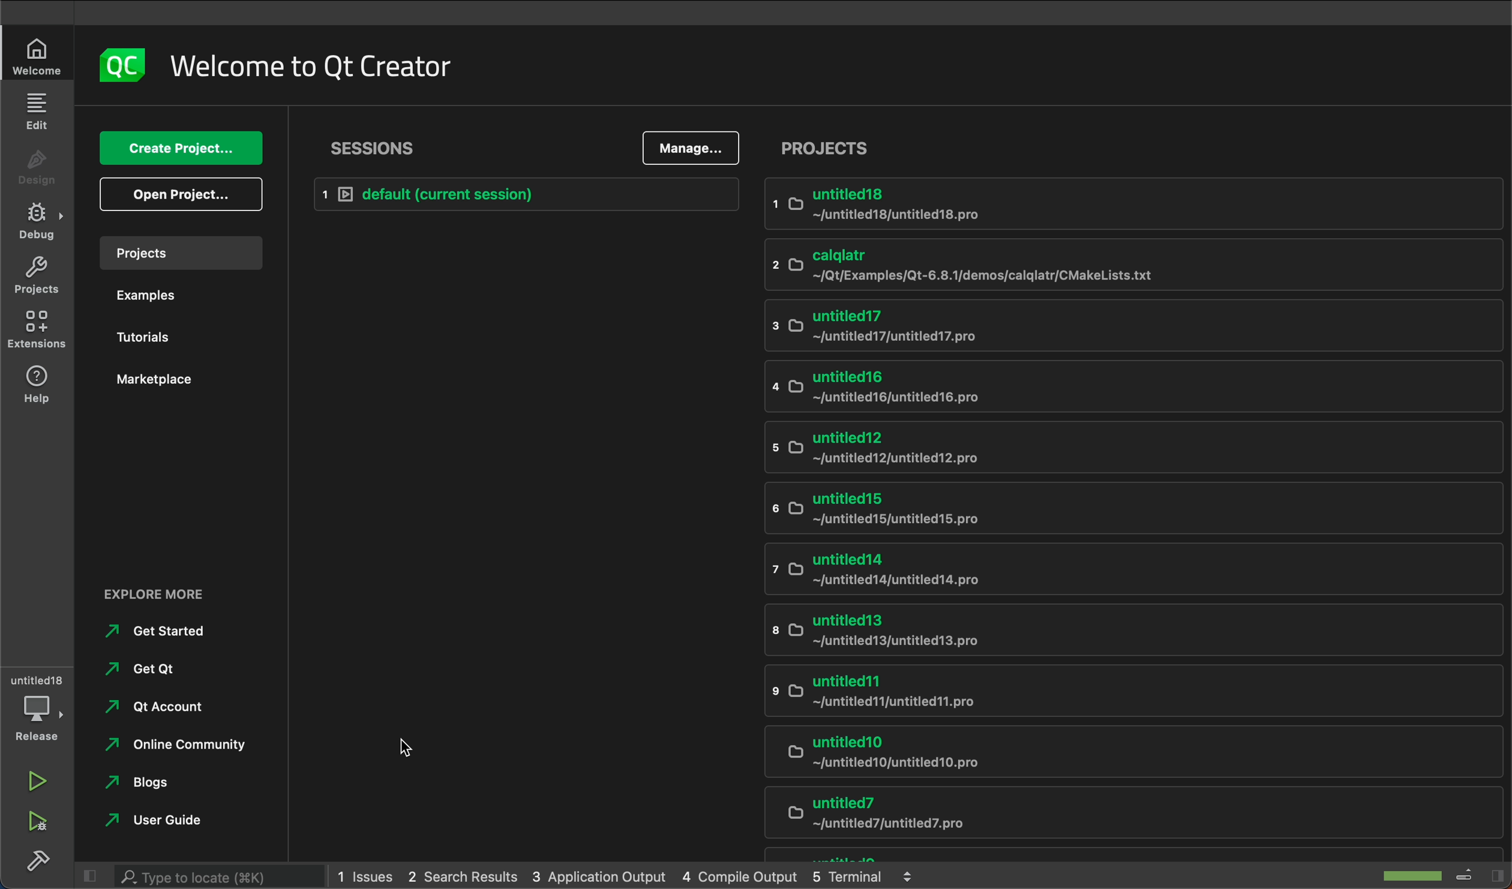 Image resolution: width=1512 pixels, height=889 pixels. I want to click on untitled 13, so click(1083, 630).